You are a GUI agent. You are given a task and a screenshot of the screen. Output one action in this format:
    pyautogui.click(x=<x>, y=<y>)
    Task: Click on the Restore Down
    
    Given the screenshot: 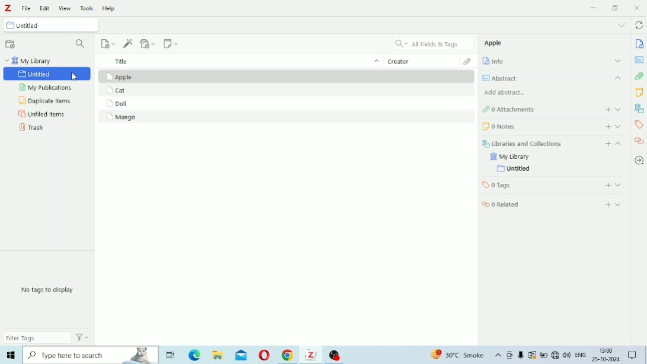 What is the action you would take?
    pyautogui.click(x=615, y=8)
    